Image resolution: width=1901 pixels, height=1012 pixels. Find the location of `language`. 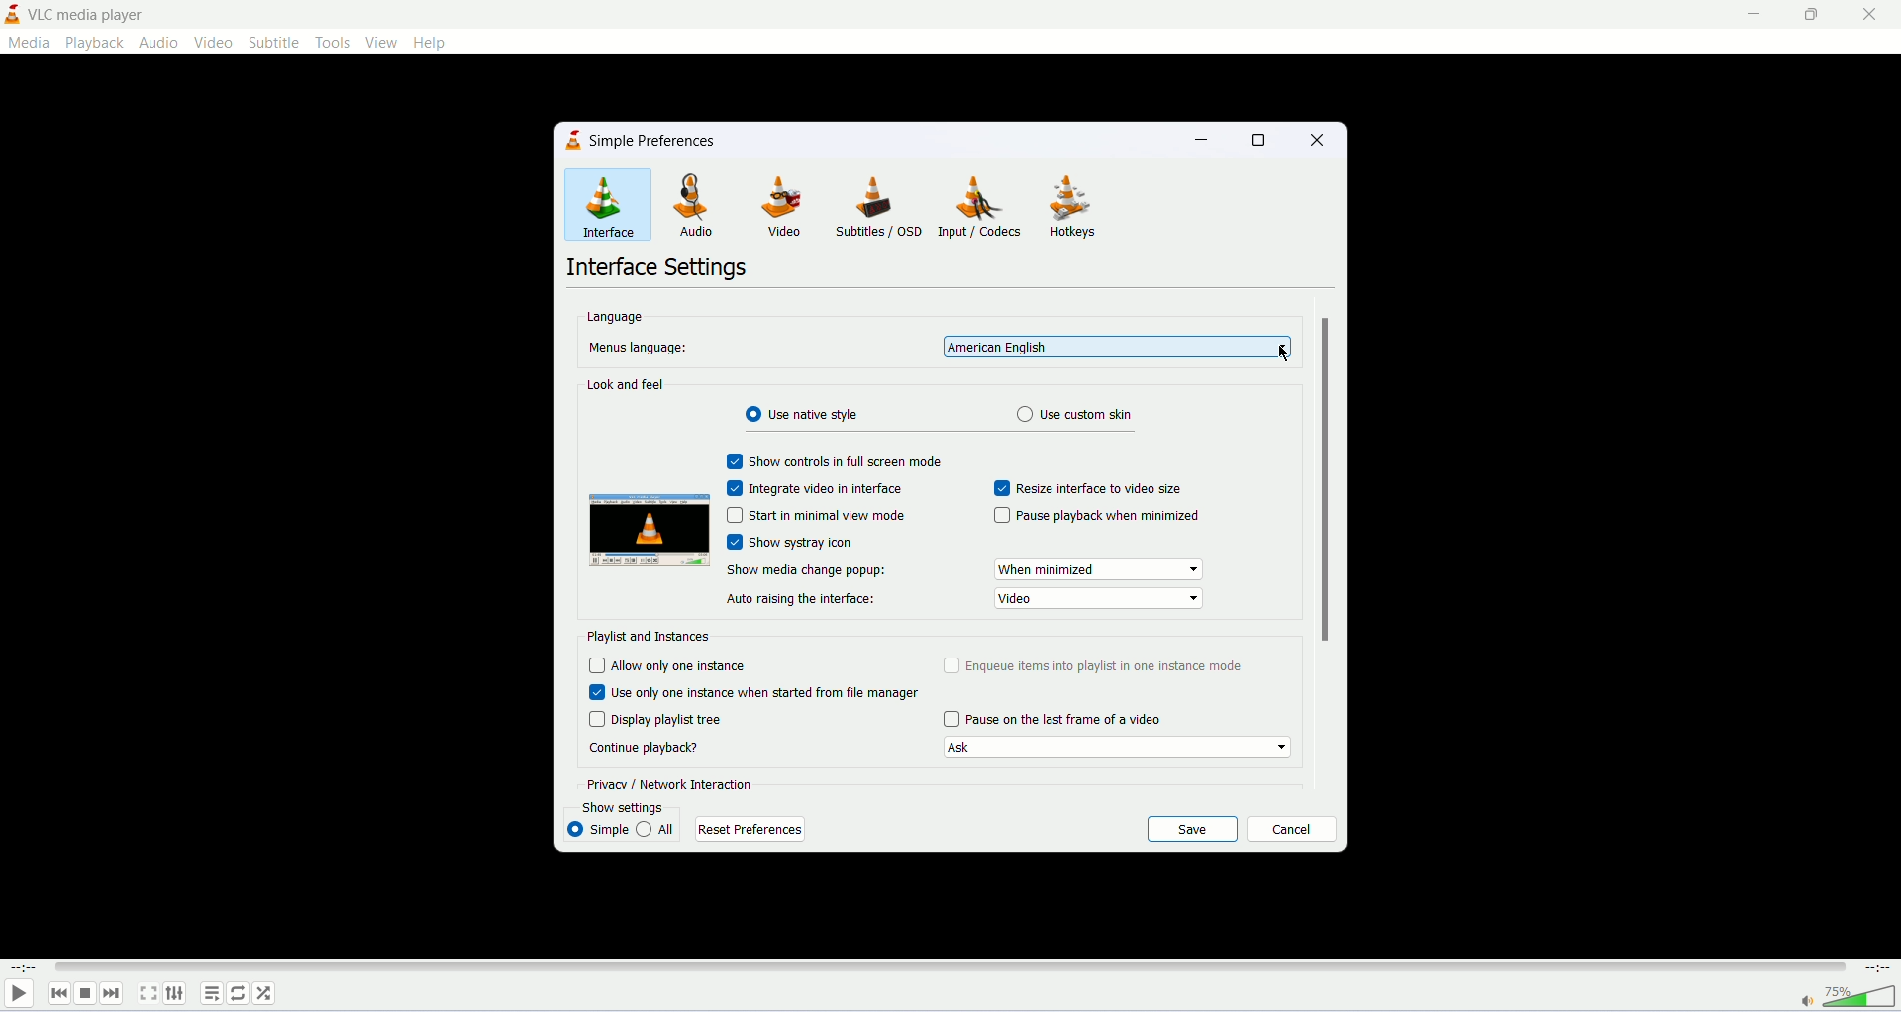

language is located at coordinates (616, 317).